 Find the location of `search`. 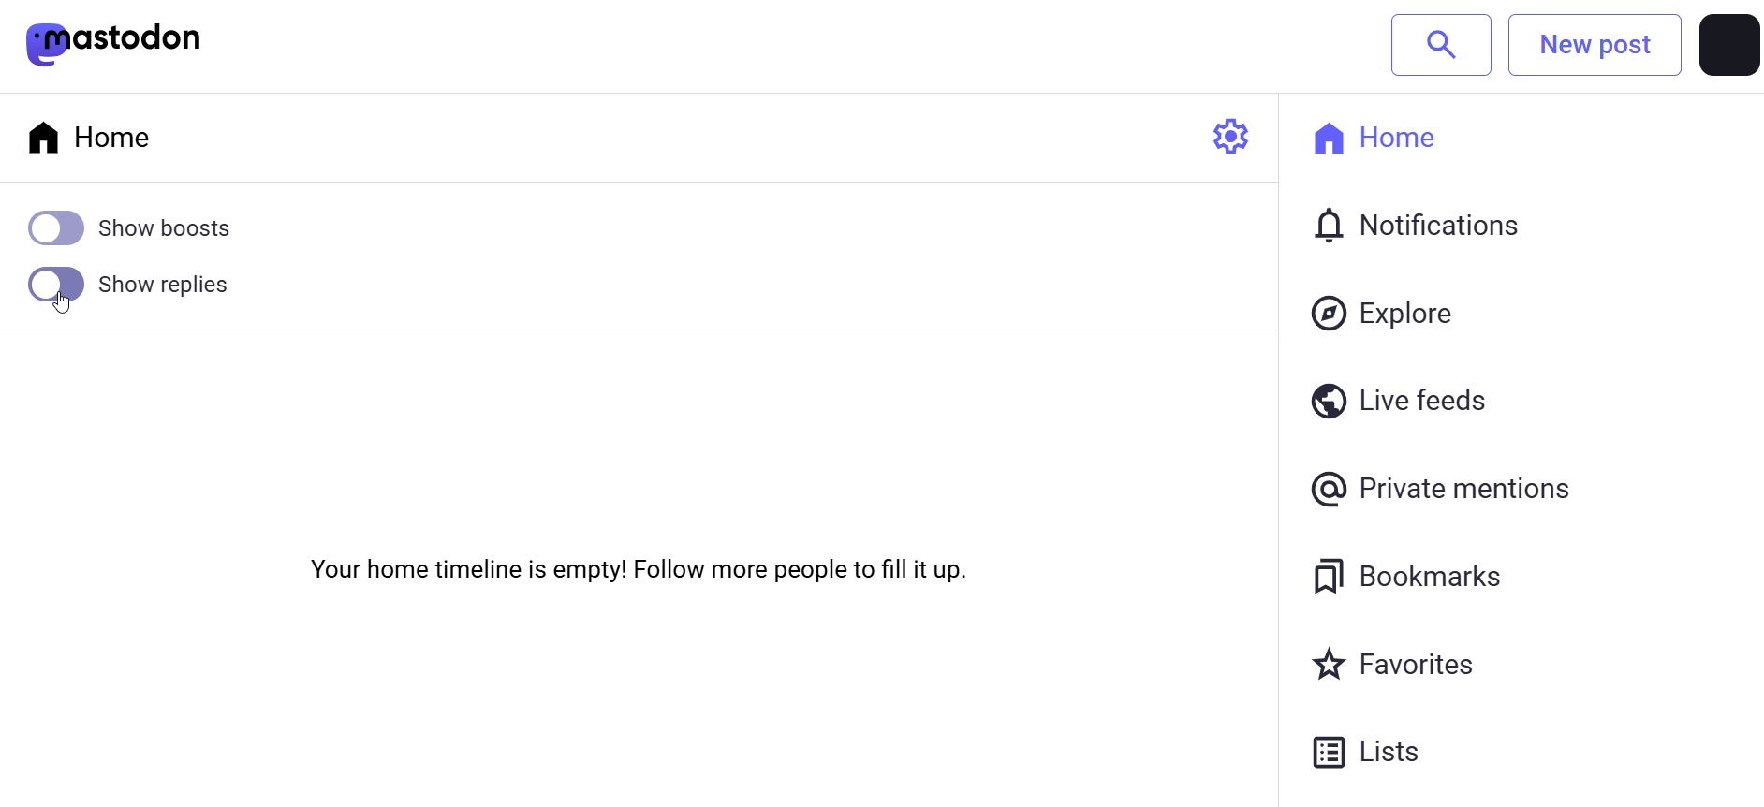

search is located at coordinates (1441, 43).